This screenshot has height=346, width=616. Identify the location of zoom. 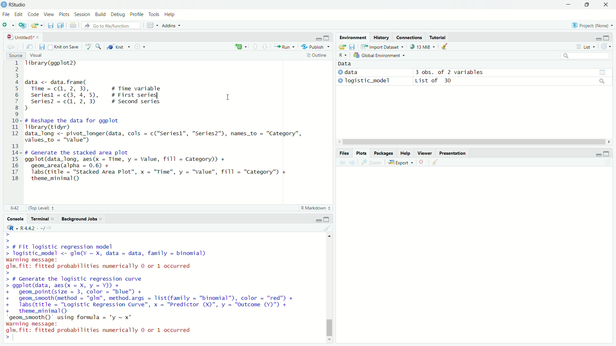
(372, 163).